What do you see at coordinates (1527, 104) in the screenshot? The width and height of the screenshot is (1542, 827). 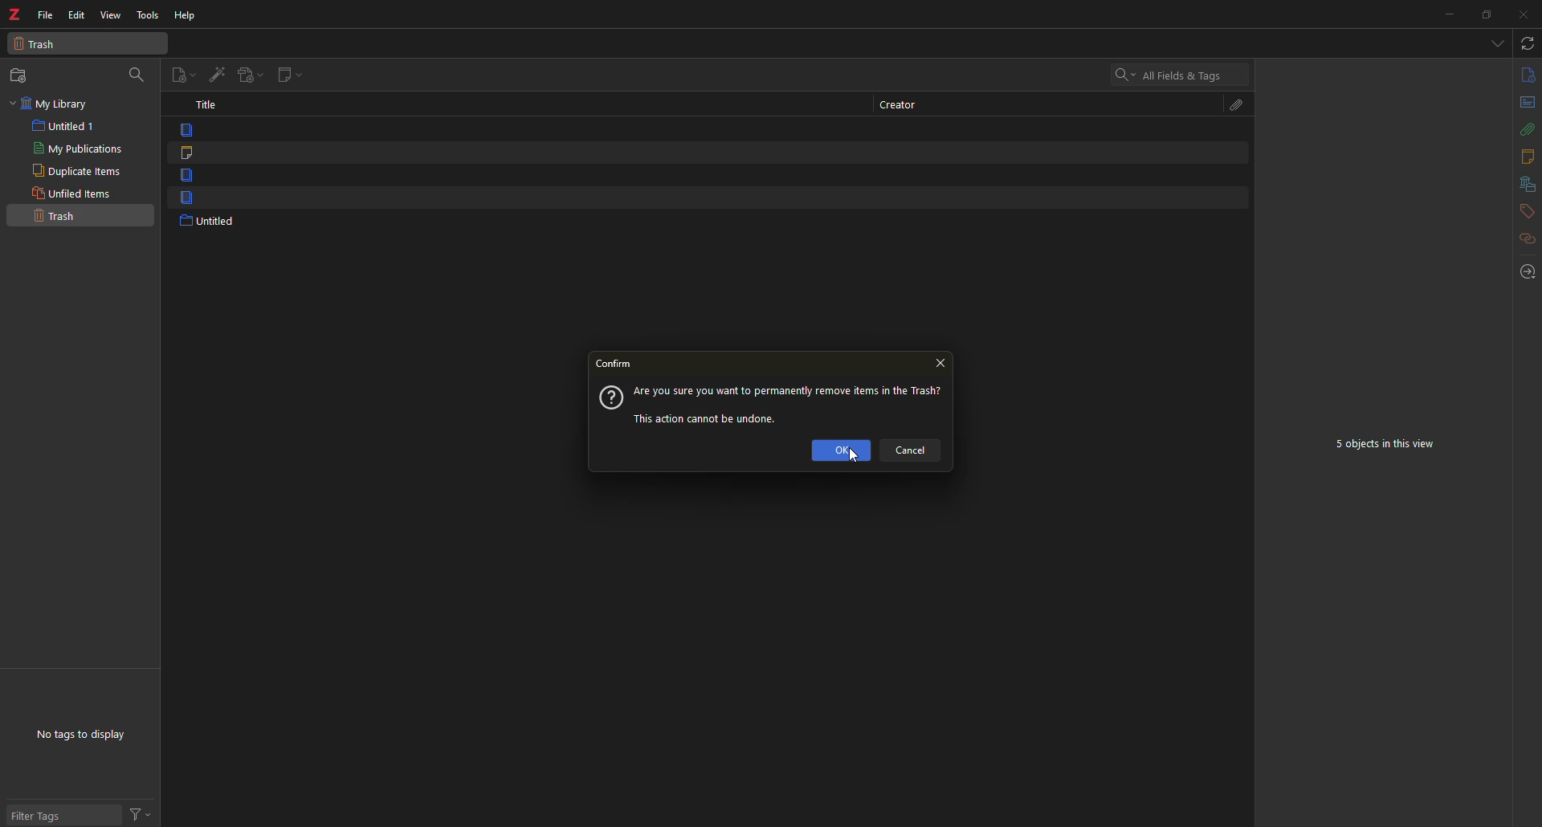 I see `abstract` at bounding box center [1527, 104].